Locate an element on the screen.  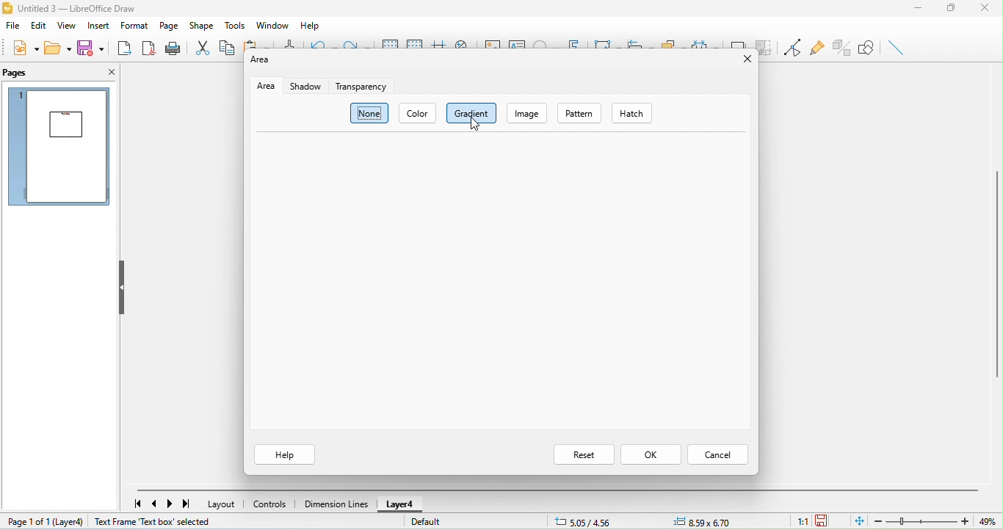
text frame text box selected is located at coordinates (154, 521).